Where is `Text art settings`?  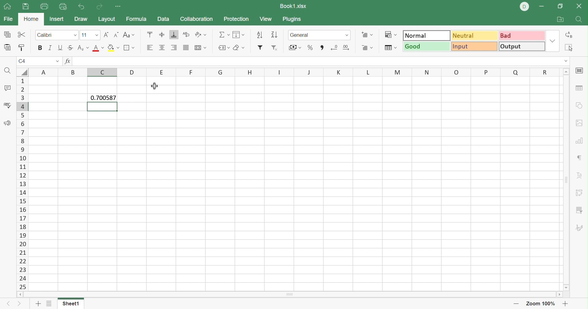
Text art settings is located at coordinates (578, 175).